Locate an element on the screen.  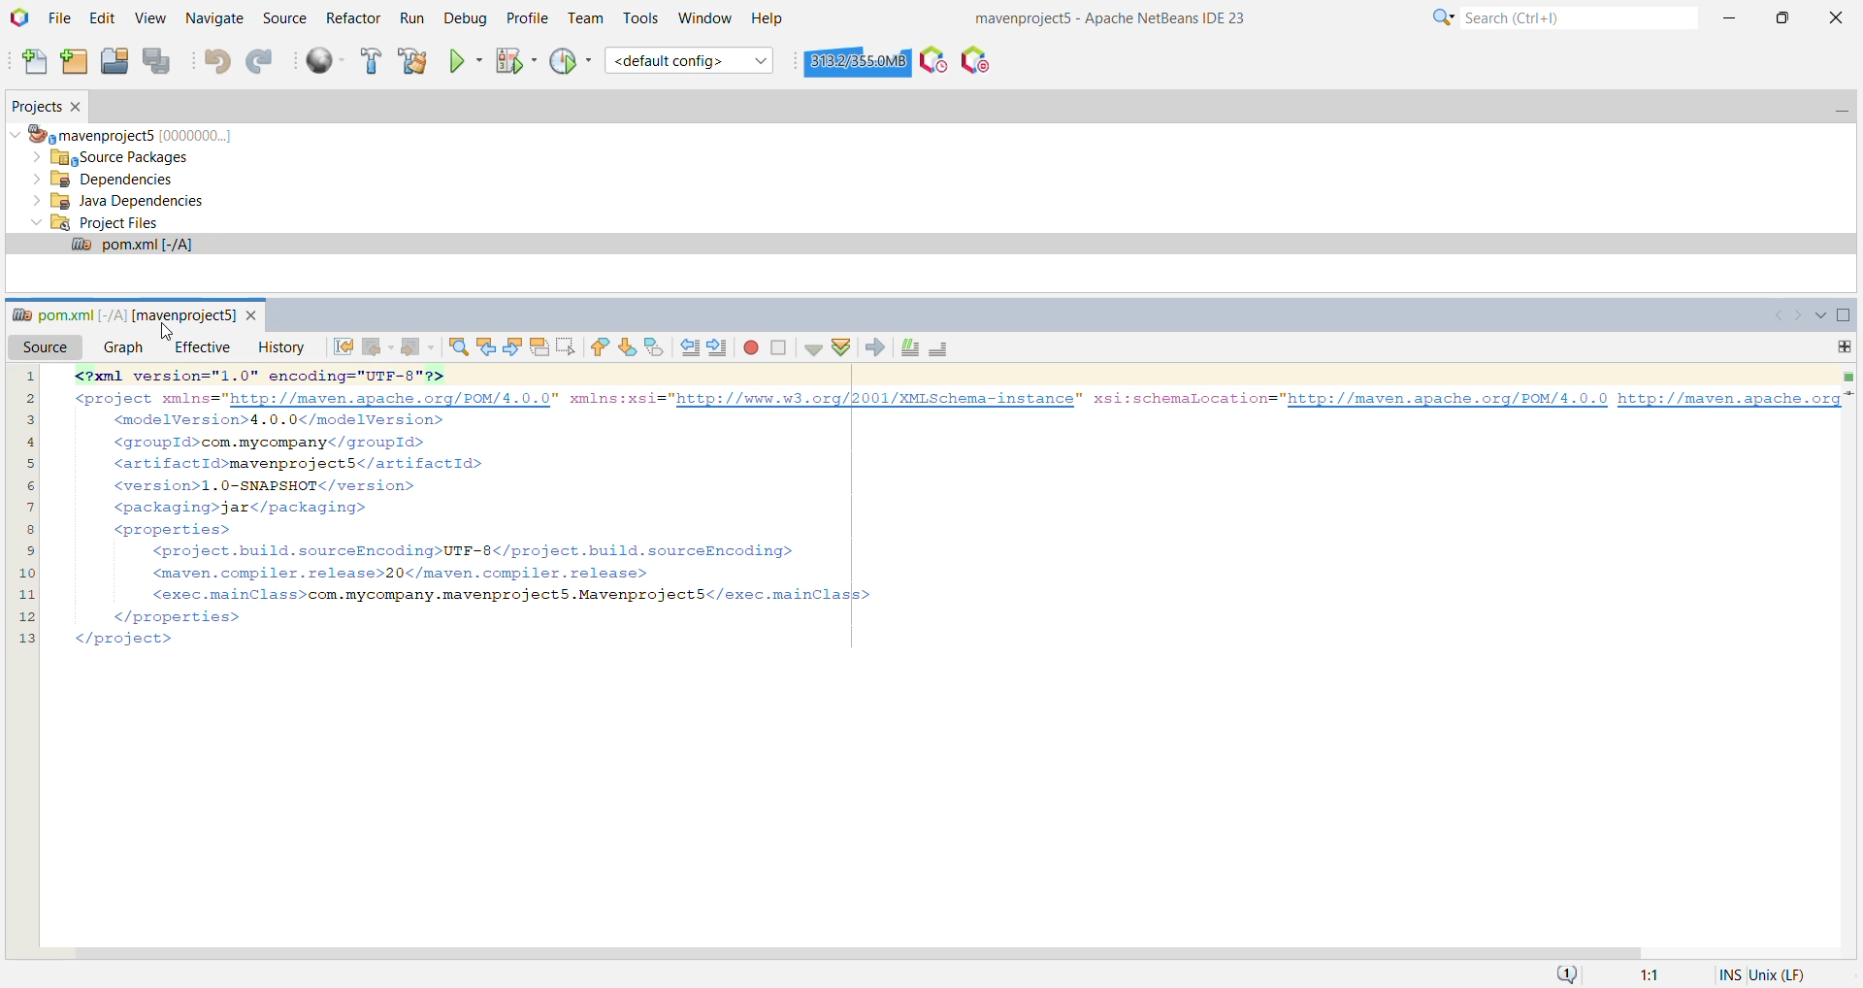
Debug is located at coordinates (463, 19).